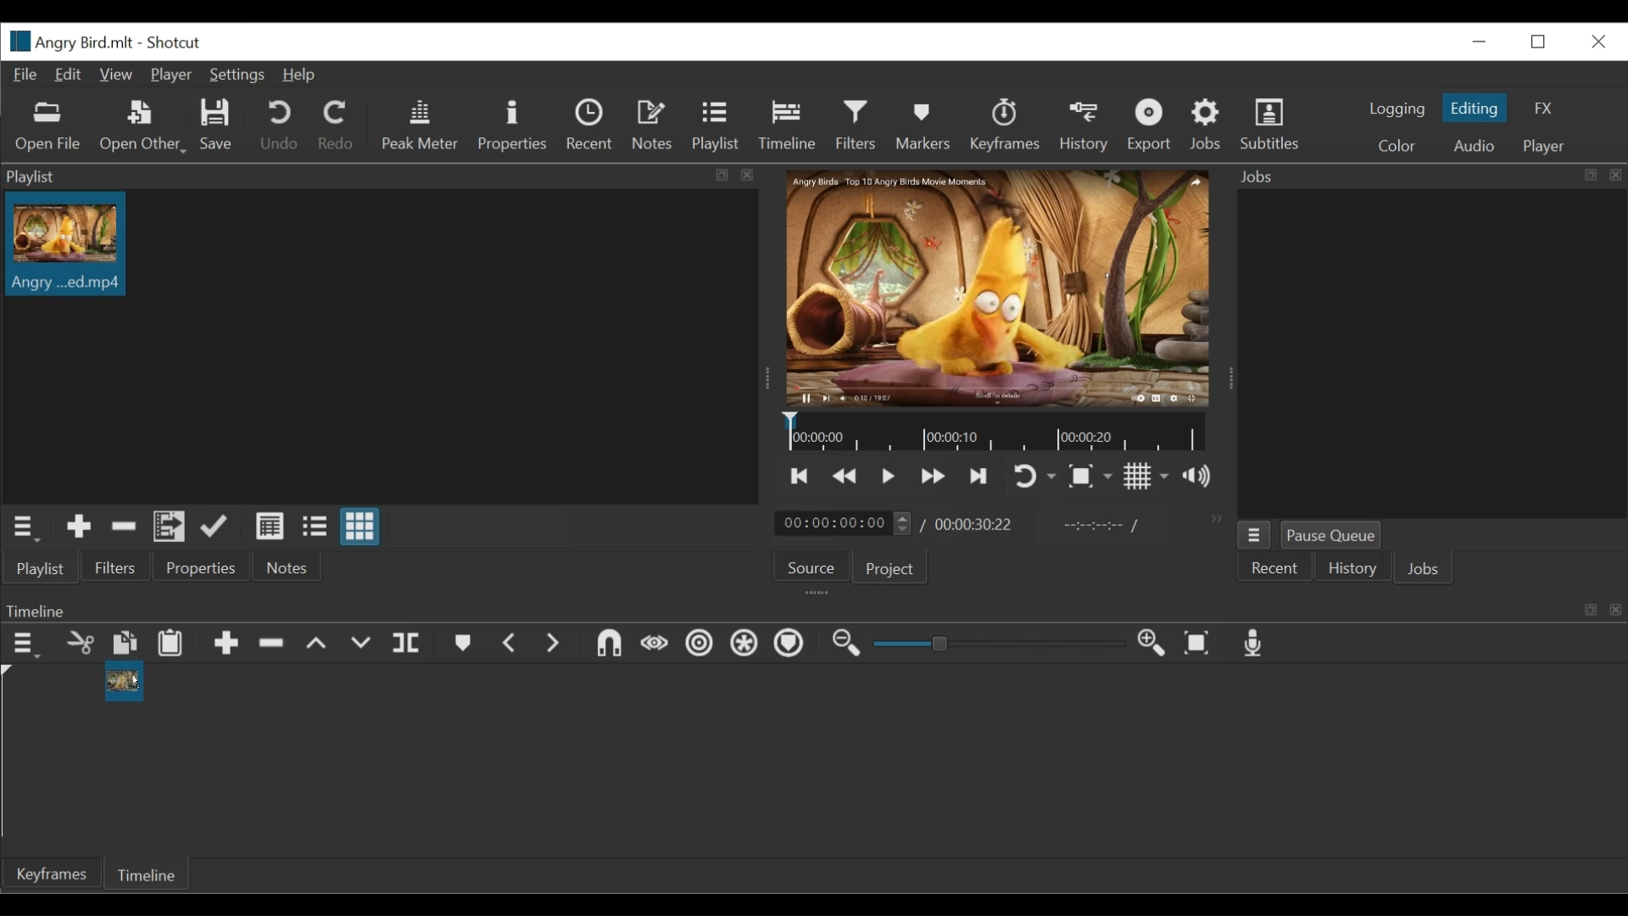 The image size is (1628, 916). What do you see at coordinates (40, 569) in the screenshot?
I see `Playlist` at bounding box center [40, 569].